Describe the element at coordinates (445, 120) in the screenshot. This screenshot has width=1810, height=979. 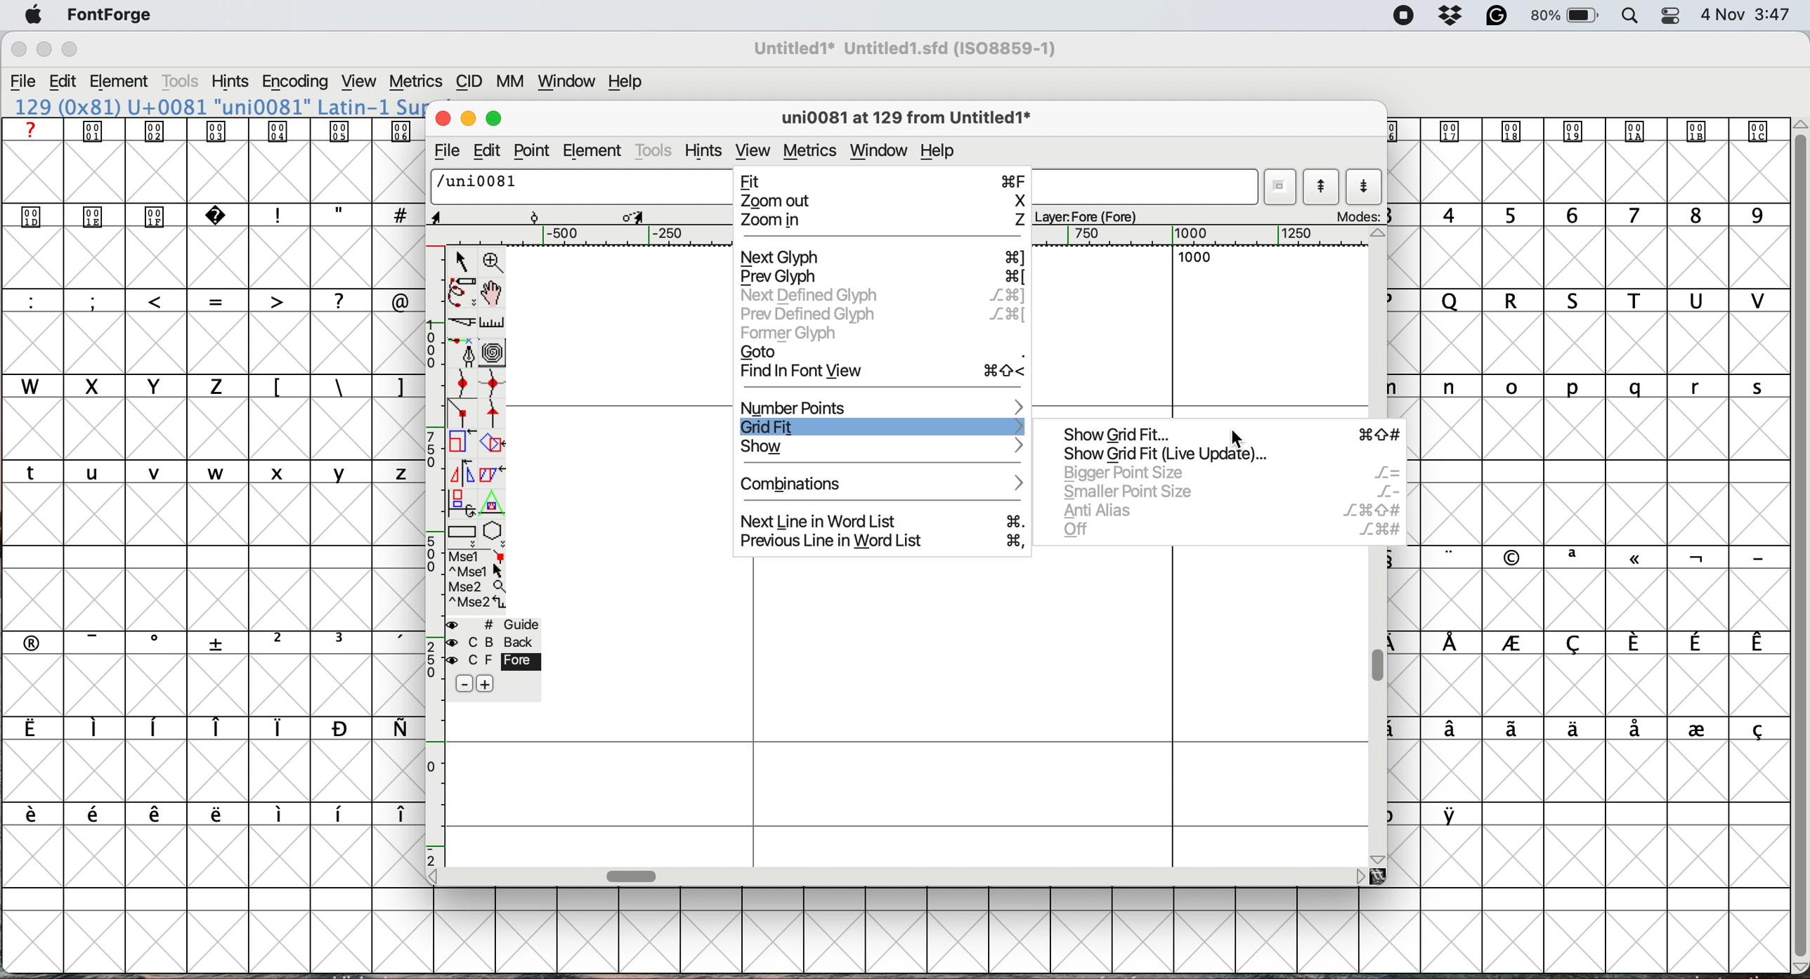
I see `close` at that location.